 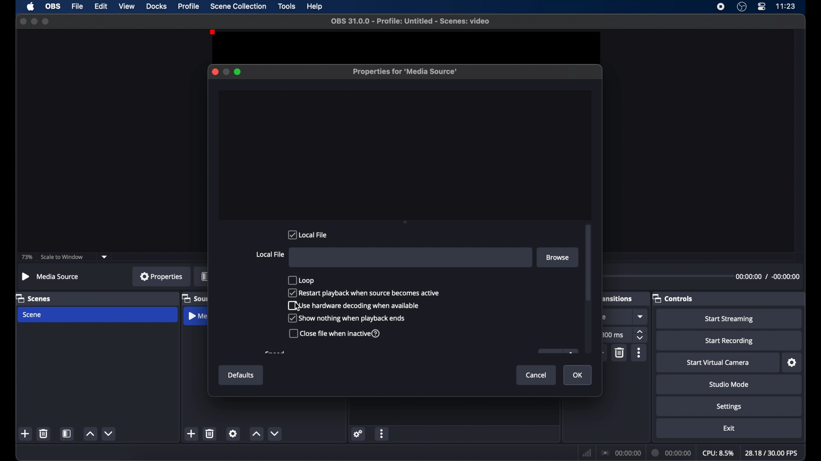 I want to click on scene, so click(x=32, y=315).